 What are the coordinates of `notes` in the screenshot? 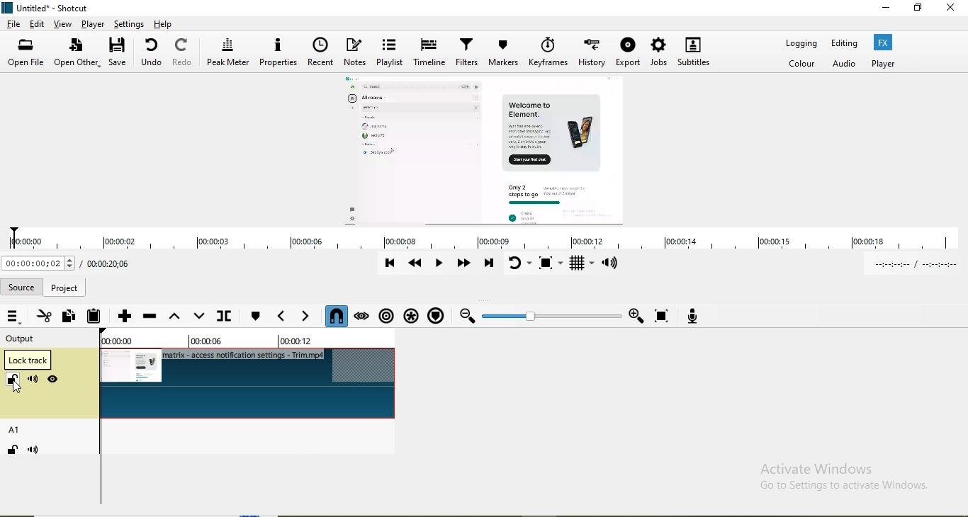 It's located at (355, 54).